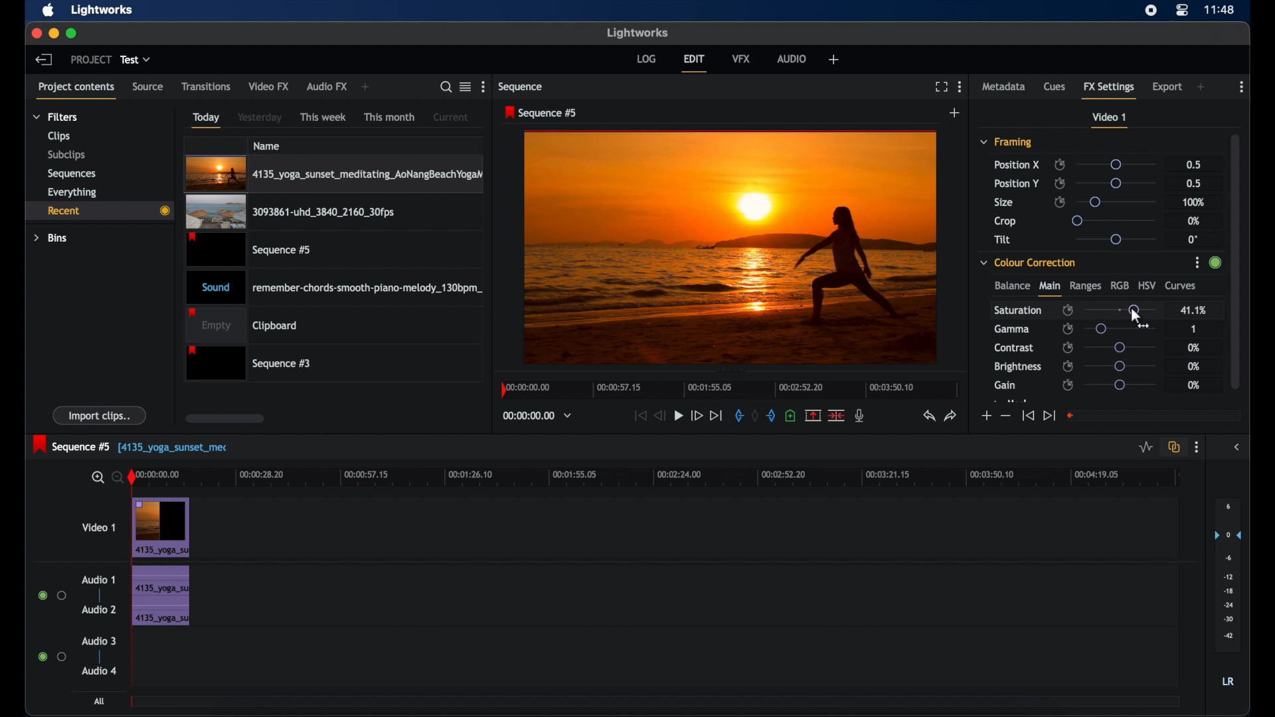 The height and width of the screenshot is (717, 1275). What do you see at coordinates (1144, 446) in the screenshot?
I see `toggle audio levels editing` at bounding box center [1144, 446].